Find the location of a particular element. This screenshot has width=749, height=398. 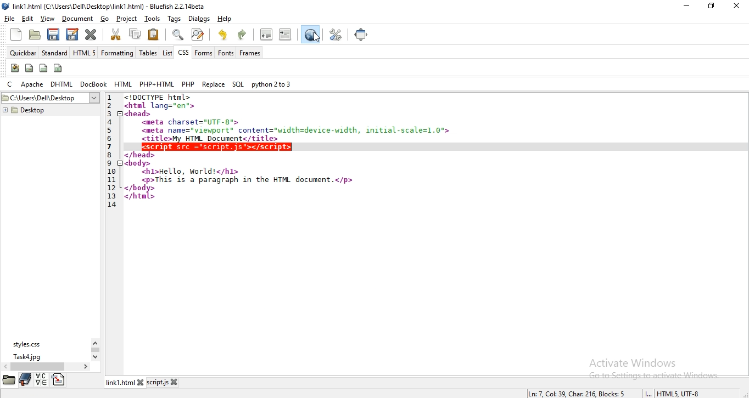

show find bar is located at coordinates (176, 35).